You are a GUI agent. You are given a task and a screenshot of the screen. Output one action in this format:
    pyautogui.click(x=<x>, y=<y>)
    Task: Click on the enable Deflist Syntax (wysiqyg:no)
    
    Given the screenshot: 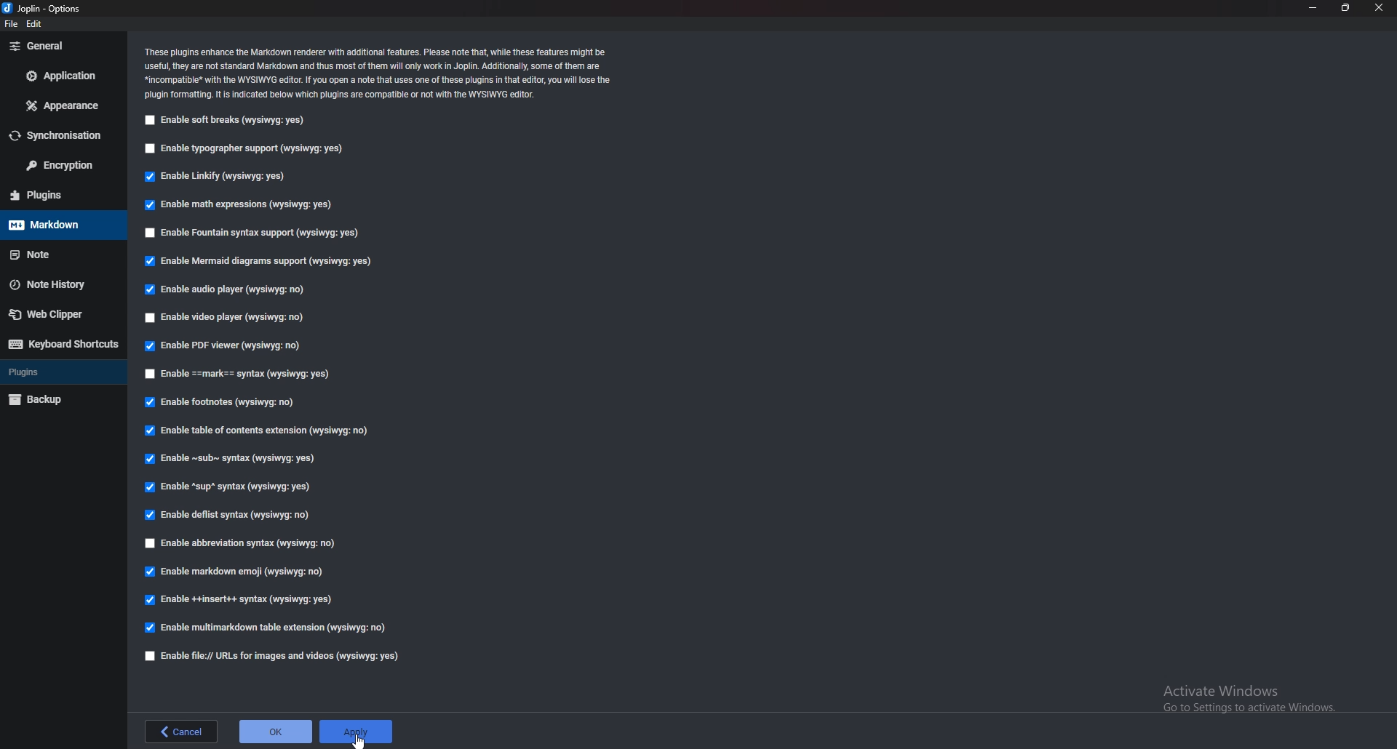 What is the action you would take?
    pyautogui.click(x=231, y=516)
    